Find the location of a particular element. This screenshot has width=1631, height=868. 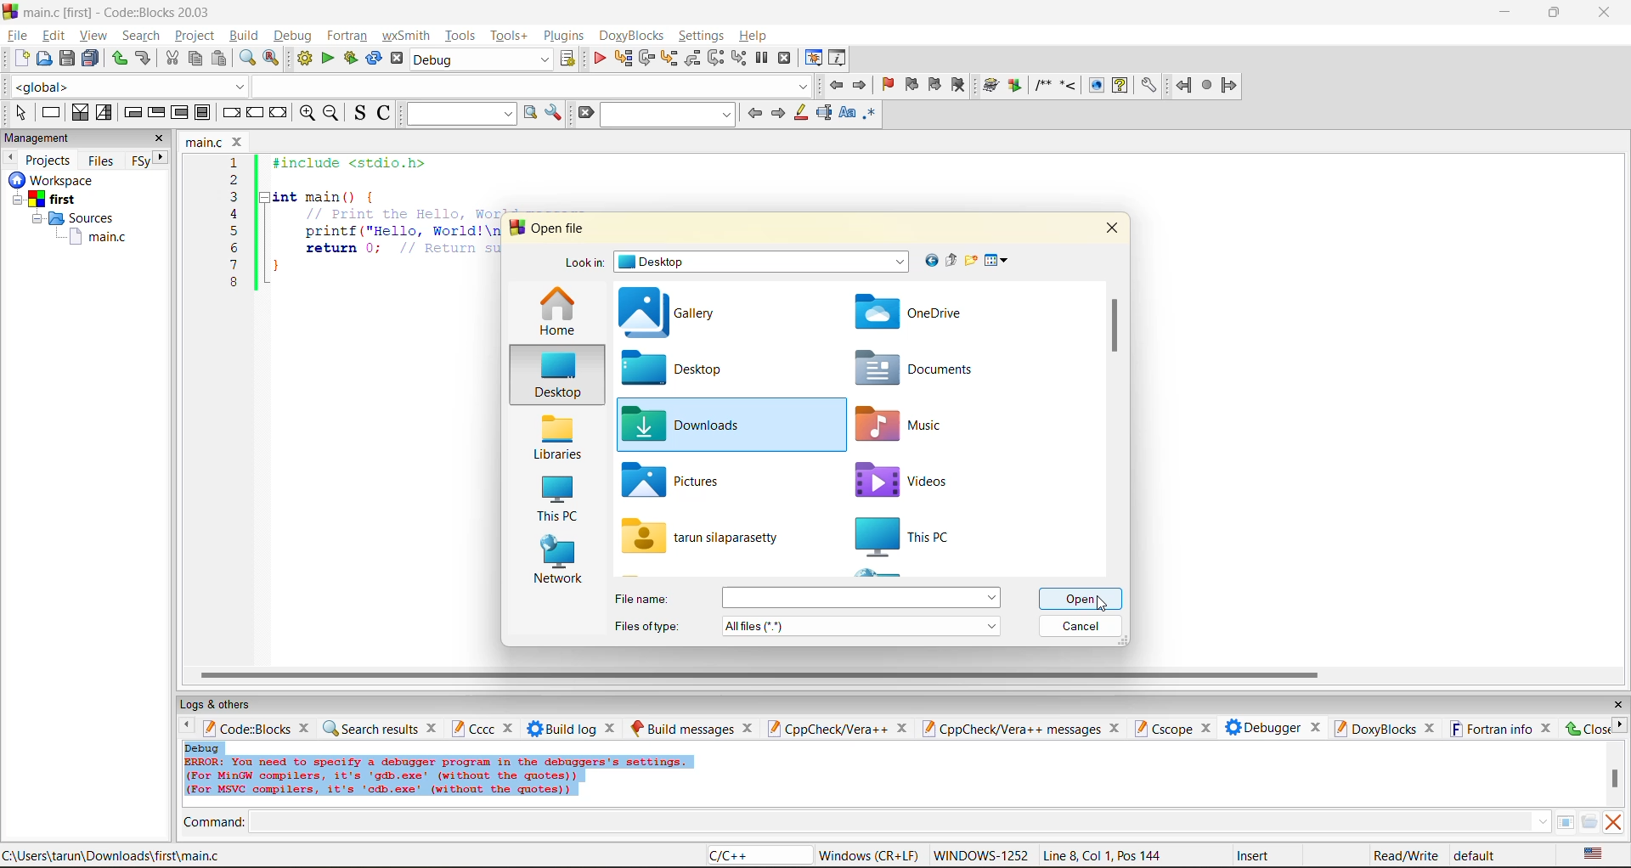

logo is located at coordinates (10, 10).